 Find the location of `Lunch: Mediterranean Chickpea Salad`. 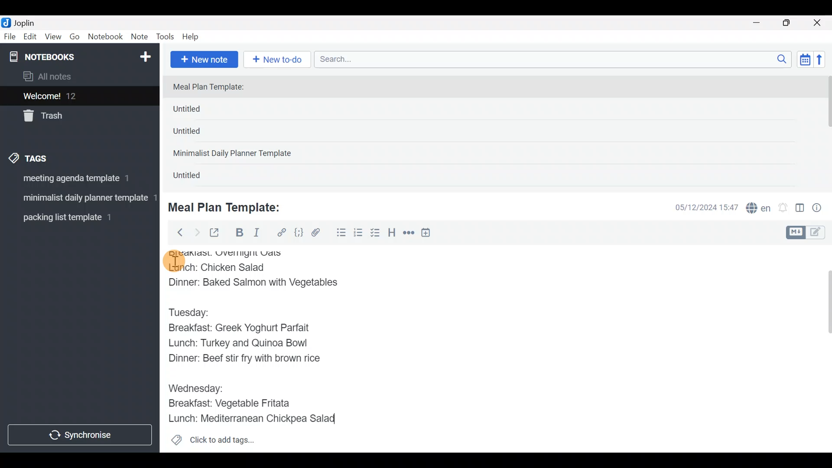

Lunch: Mediterranean Chickpea Salad is located at coordinates (258, 418).